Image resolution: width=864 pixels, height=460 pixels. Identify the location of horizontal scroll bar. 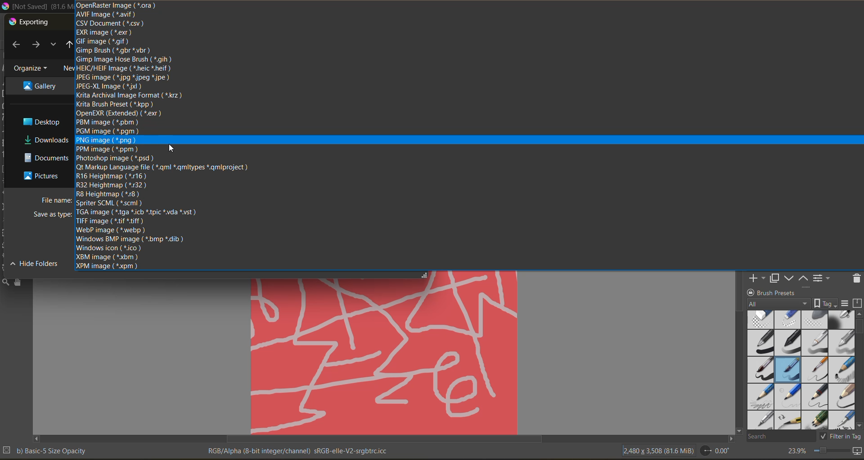
(383, 439).